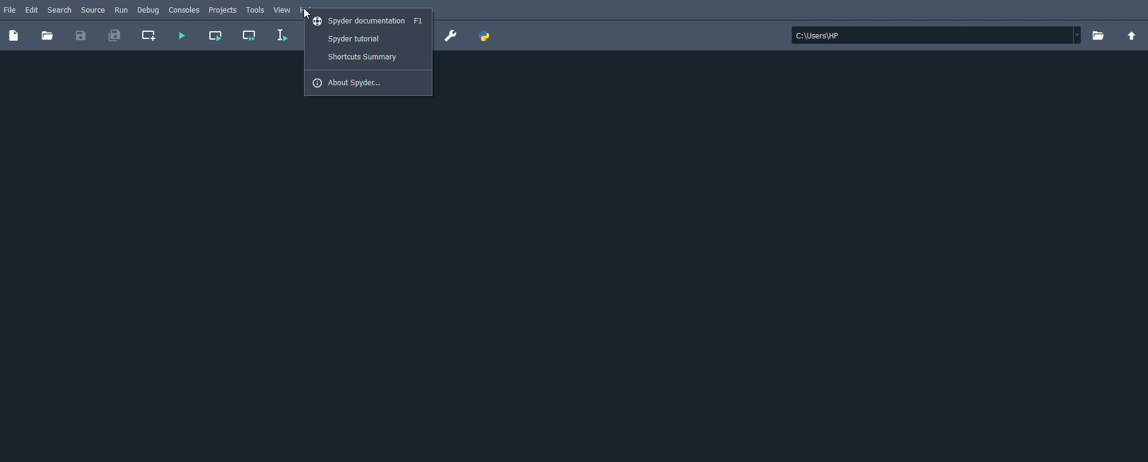 The image size is (1148, 462). I want to click on Edit, so click(34, 10).